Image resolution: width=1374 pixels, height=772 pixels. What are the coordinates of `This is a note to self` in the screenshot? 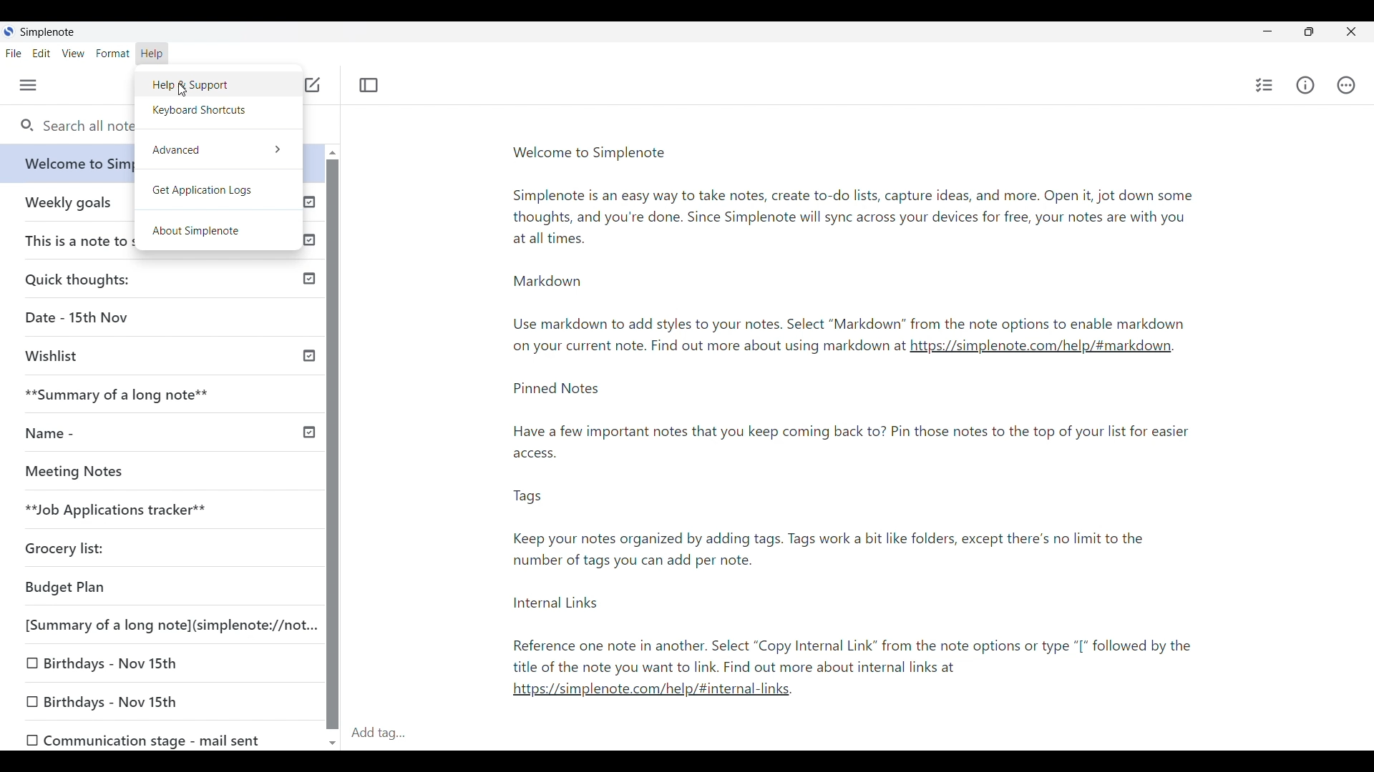 It's located at (69, 239).